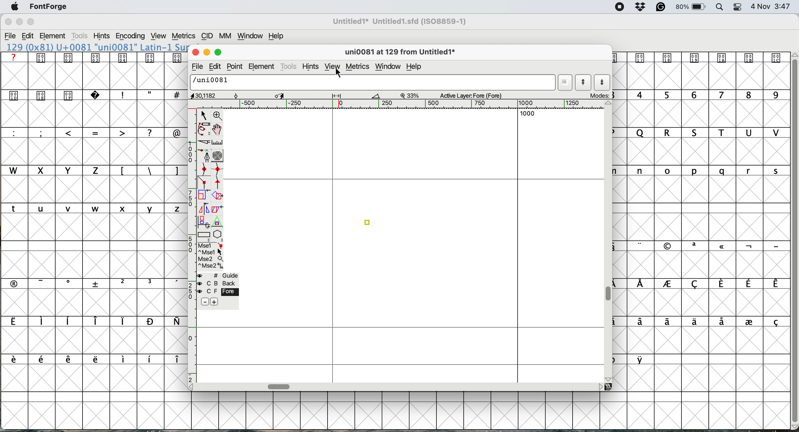 The image size is (799, 432). Describe the element at coordinates (388, 66) in the screenshot. I see `window` at that location.